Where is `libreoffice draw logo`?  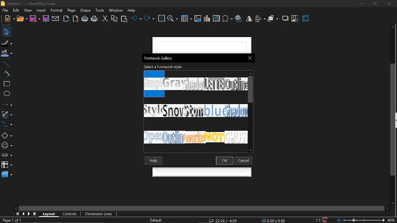
libreoffice draw logo is located at coordinates (3, 3).